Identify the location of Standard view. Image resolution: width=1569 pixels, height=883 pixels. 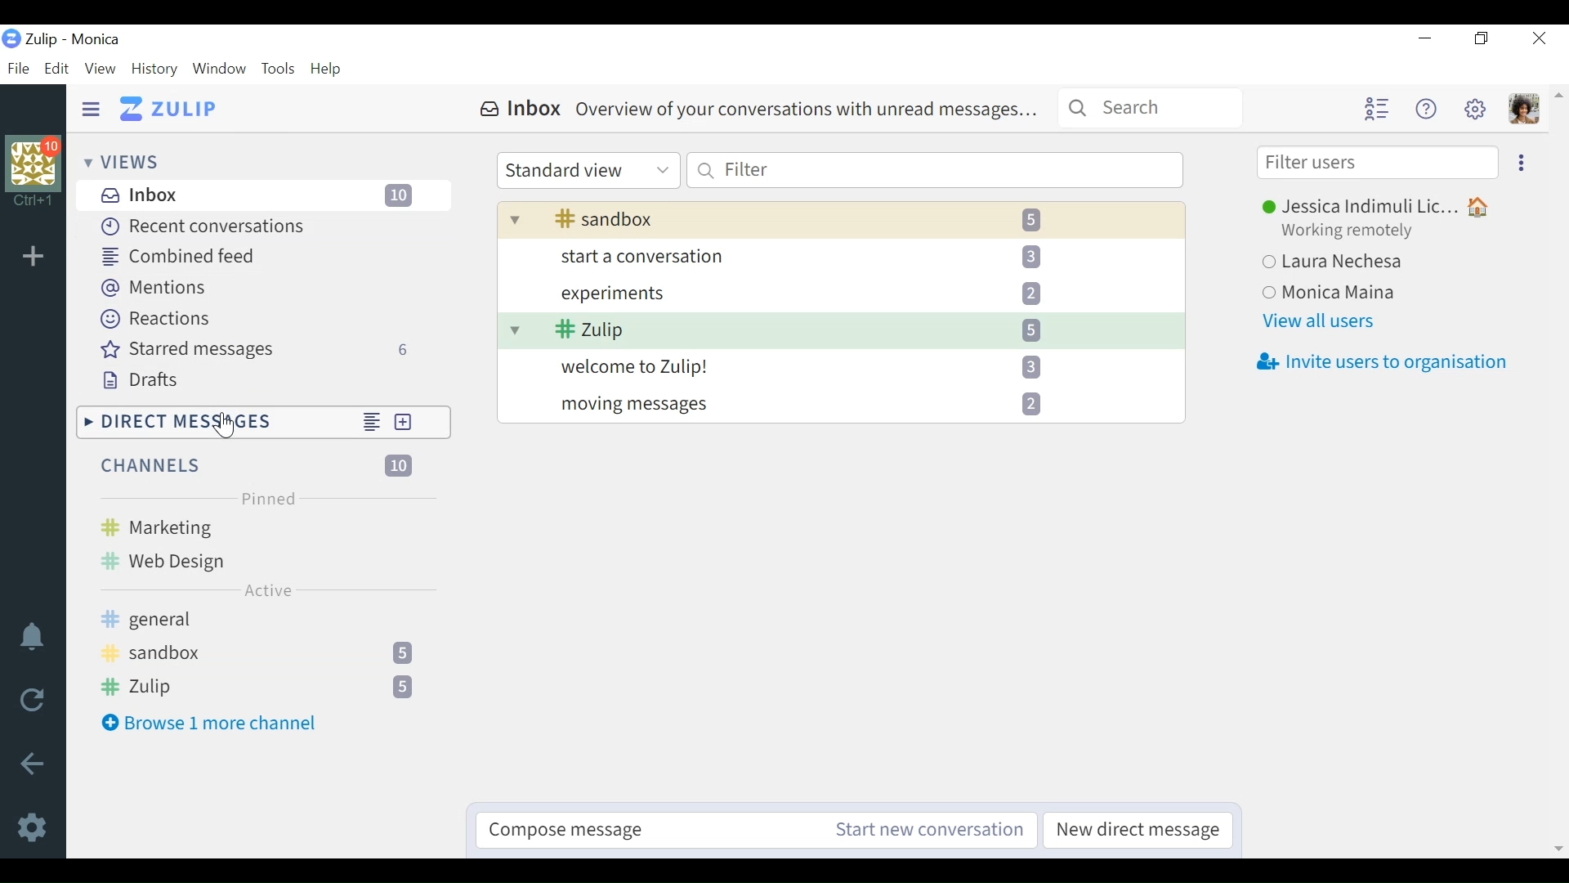
(588, 170).